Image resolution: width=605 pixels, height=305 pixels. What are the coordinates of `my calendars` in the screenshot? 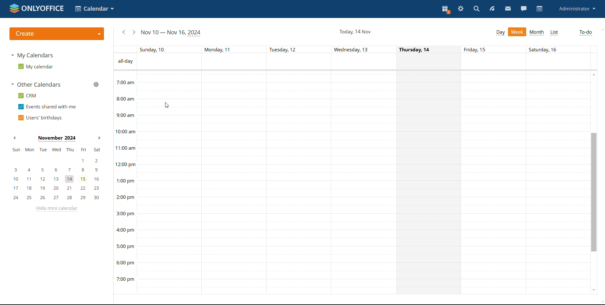 It's located at (32, 55).